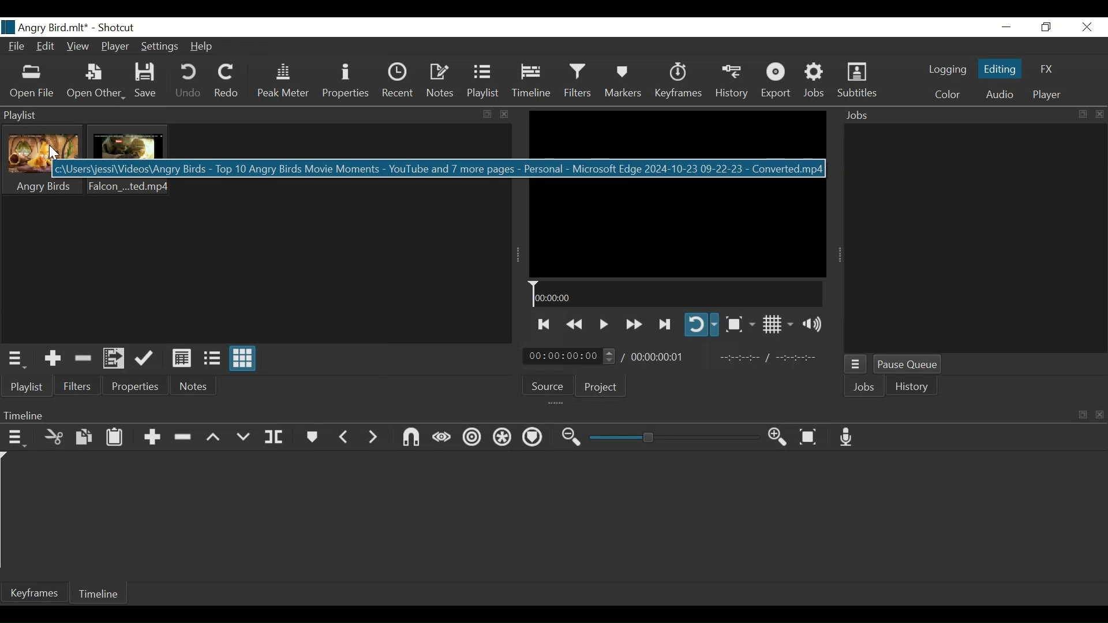 This screenshot has width=1108, height=623. Describe the element at coordinates (54, 154) in the screenshot. I see `Cursor` at that location.